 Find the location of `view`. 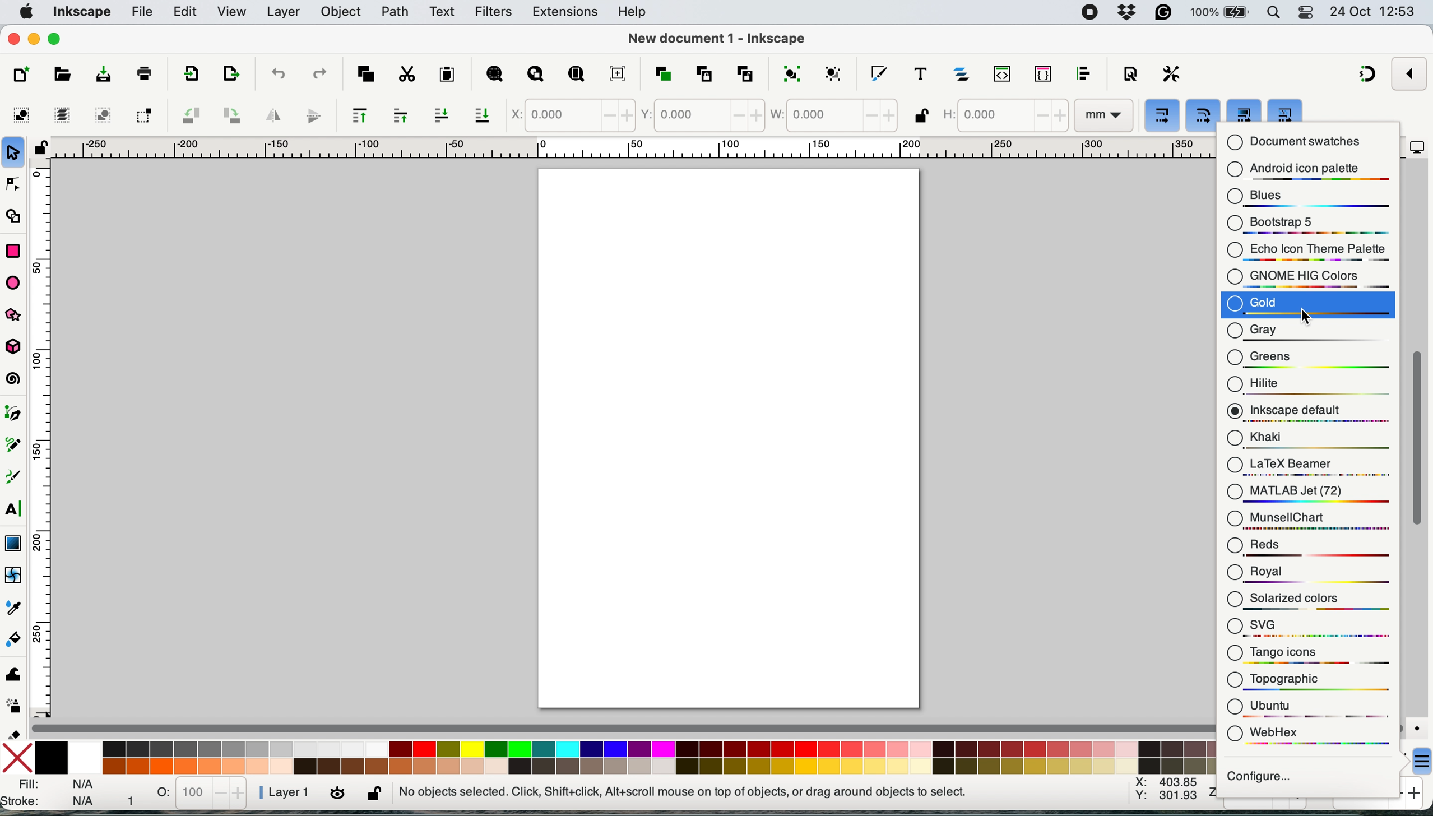

view is located at coordinates (232, 12).